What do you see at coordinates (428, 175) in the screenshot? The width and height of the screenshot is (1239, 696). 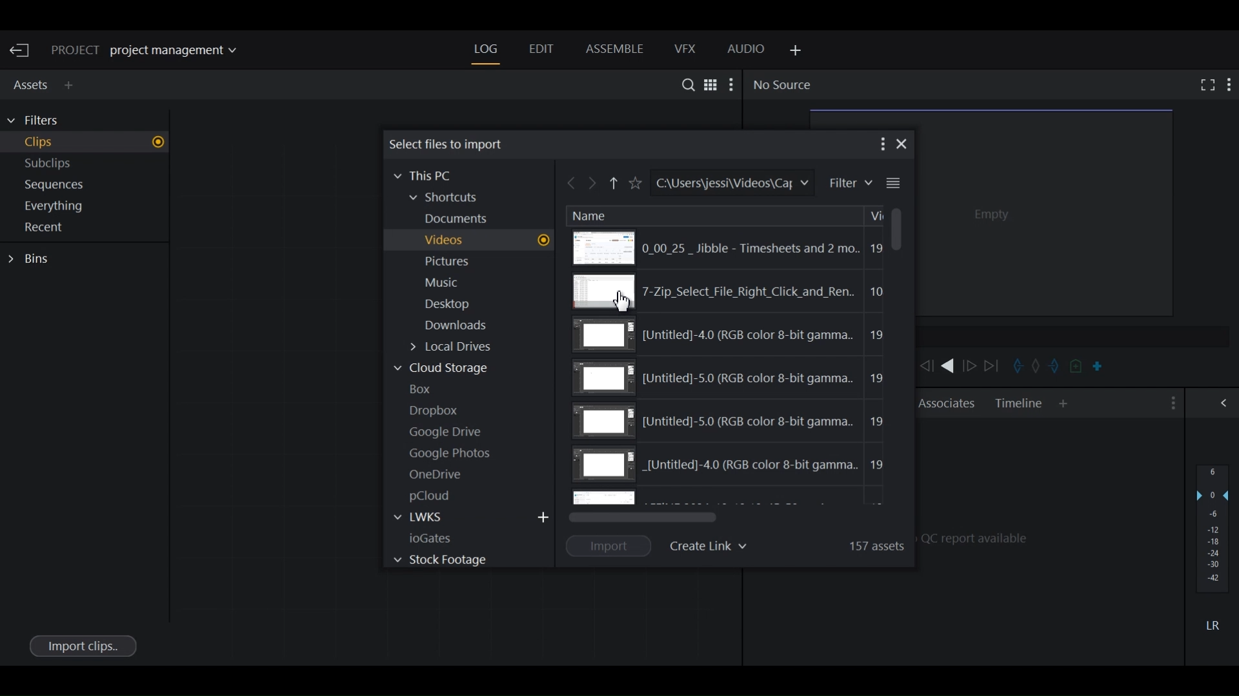 I see `This Pc` at bounding box center [428, 175].